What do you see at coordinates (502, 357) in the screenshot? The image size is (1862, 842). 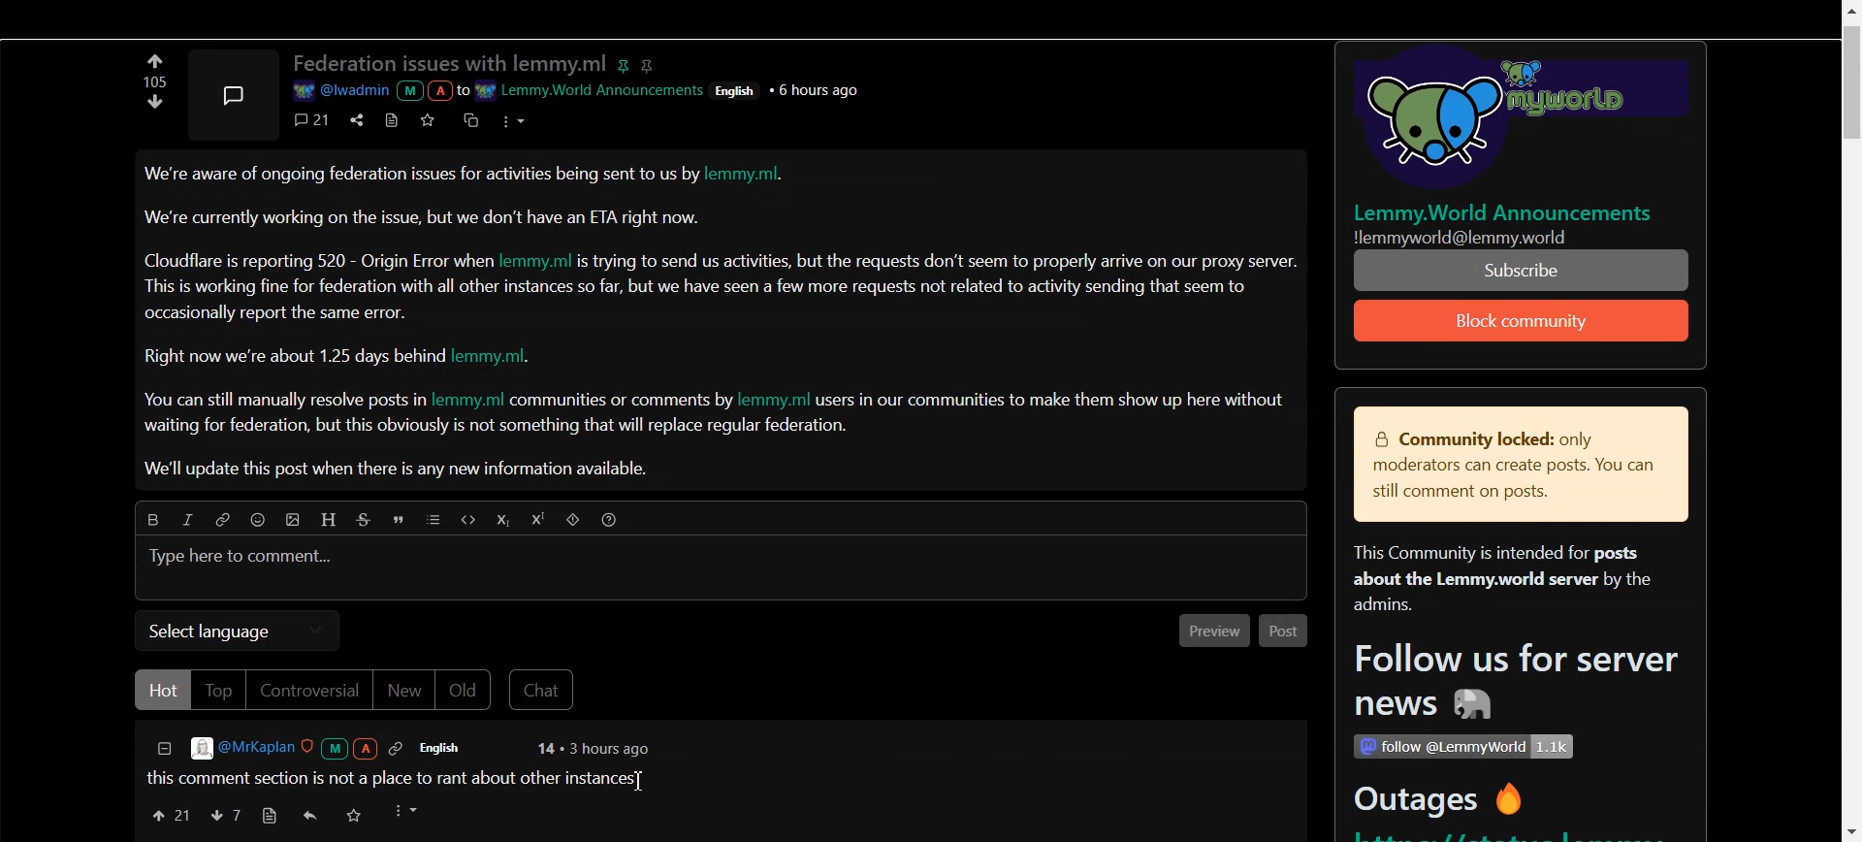 I see `lemmy.ml.` at bounding box center [502, 357].